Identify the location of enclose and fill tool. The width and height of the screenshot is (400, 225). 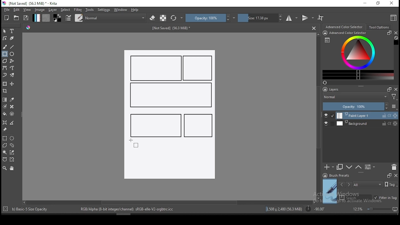
(12, 114).